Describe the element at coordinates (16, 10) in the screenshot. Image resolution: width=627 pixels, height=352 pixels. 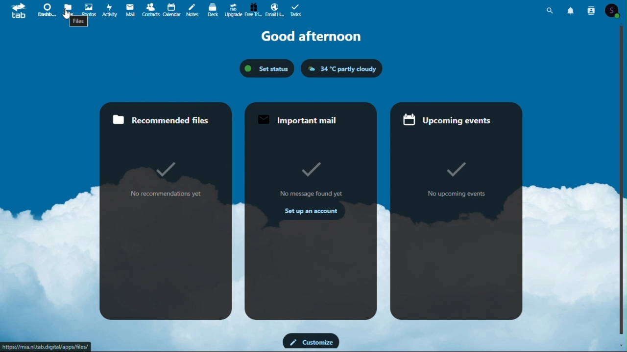
I see `tab` at that location.